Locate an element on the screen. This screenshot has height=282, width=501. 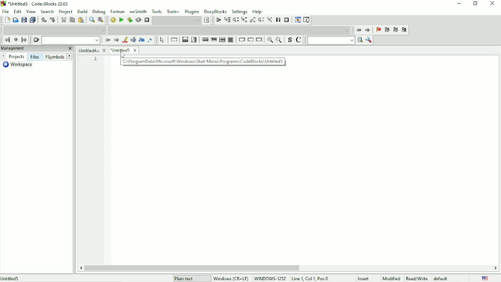
Debug is located at coordinates (99, 11).